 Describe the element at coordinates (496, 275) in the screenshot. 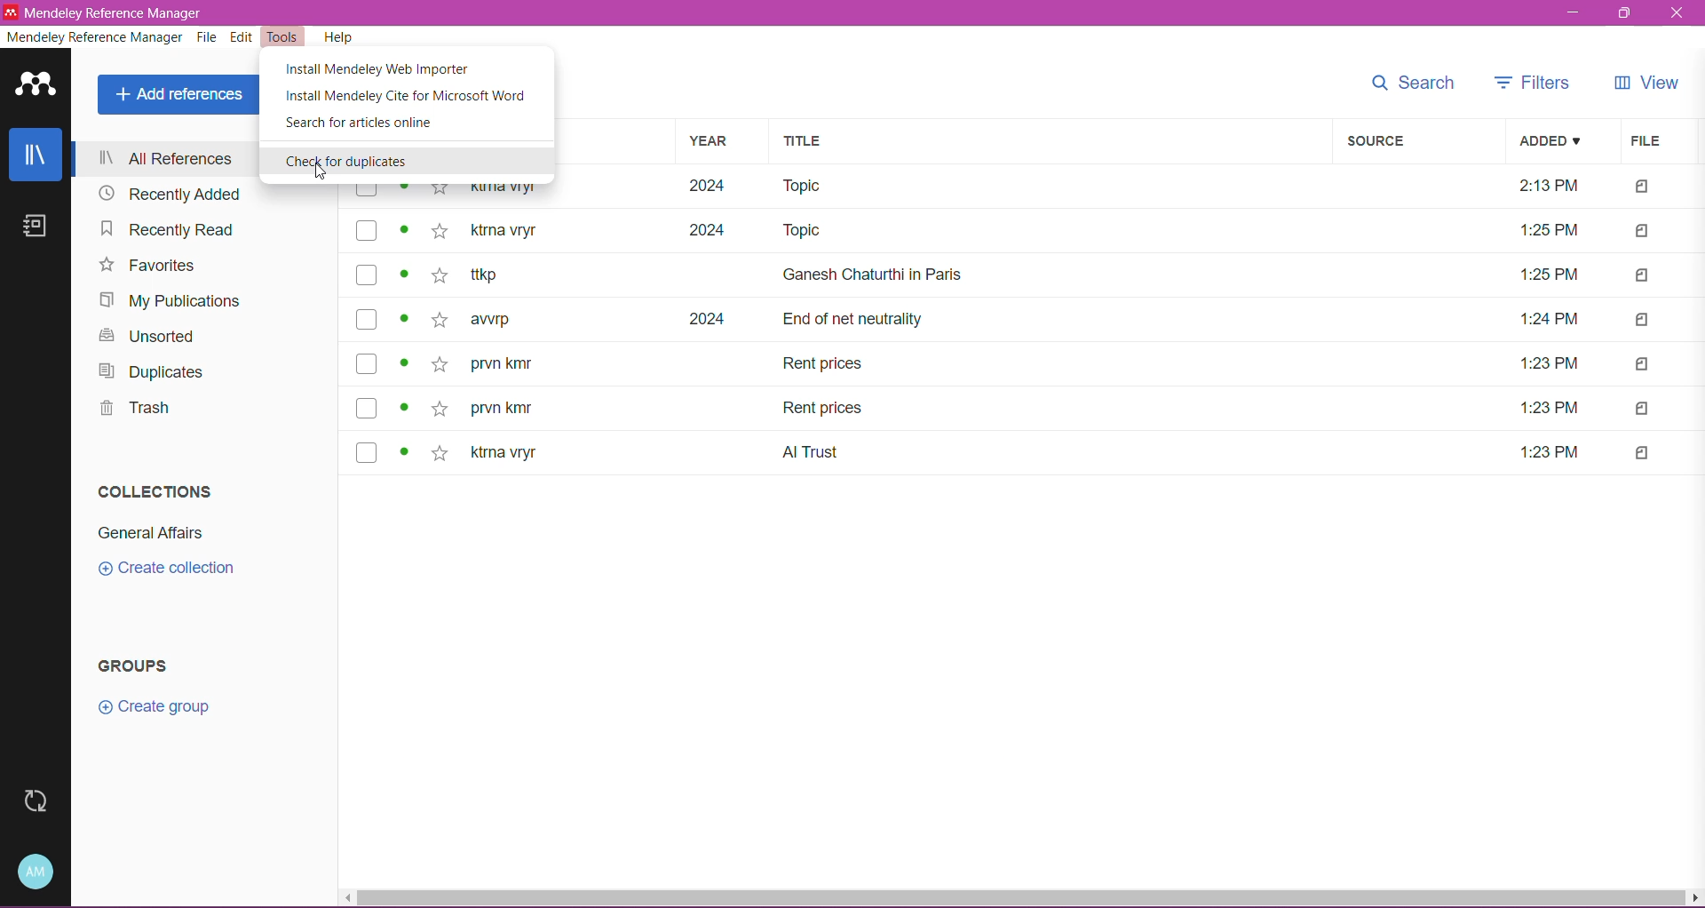

I see `author` at that location.